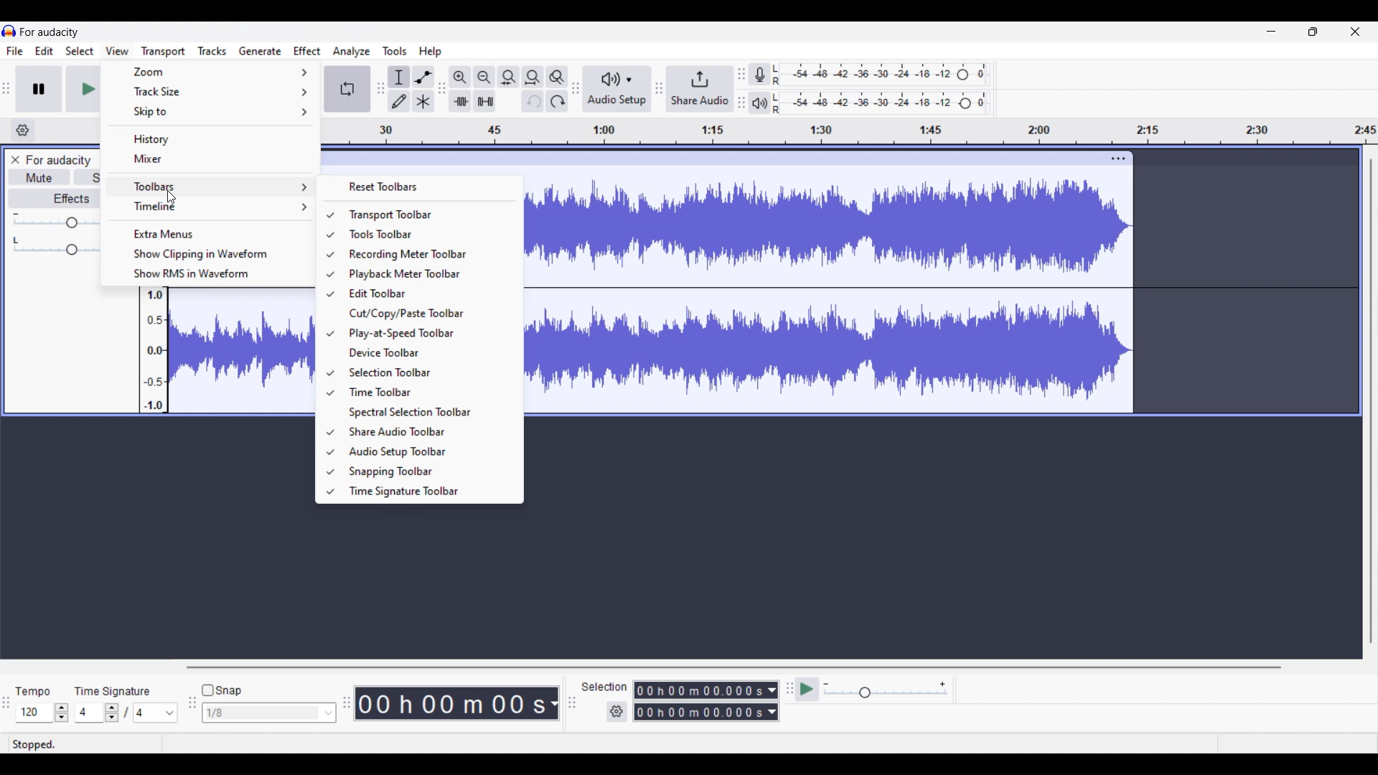  I want to click on Mixer, so click(210, 159).